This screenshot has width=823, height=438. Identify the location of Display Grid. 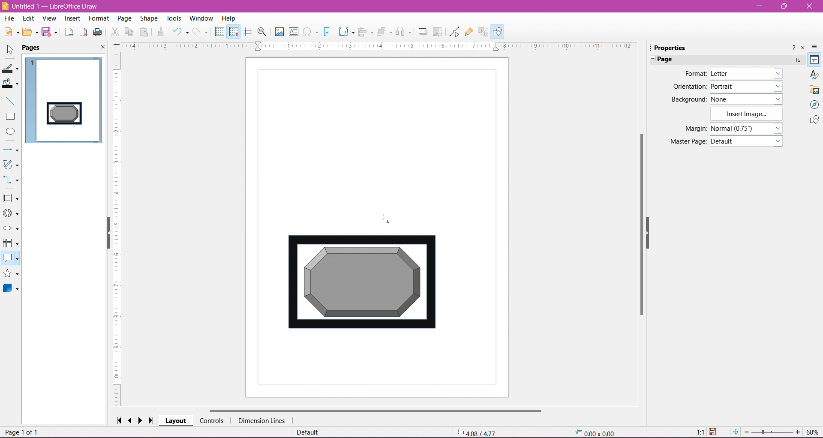
(219, 33).